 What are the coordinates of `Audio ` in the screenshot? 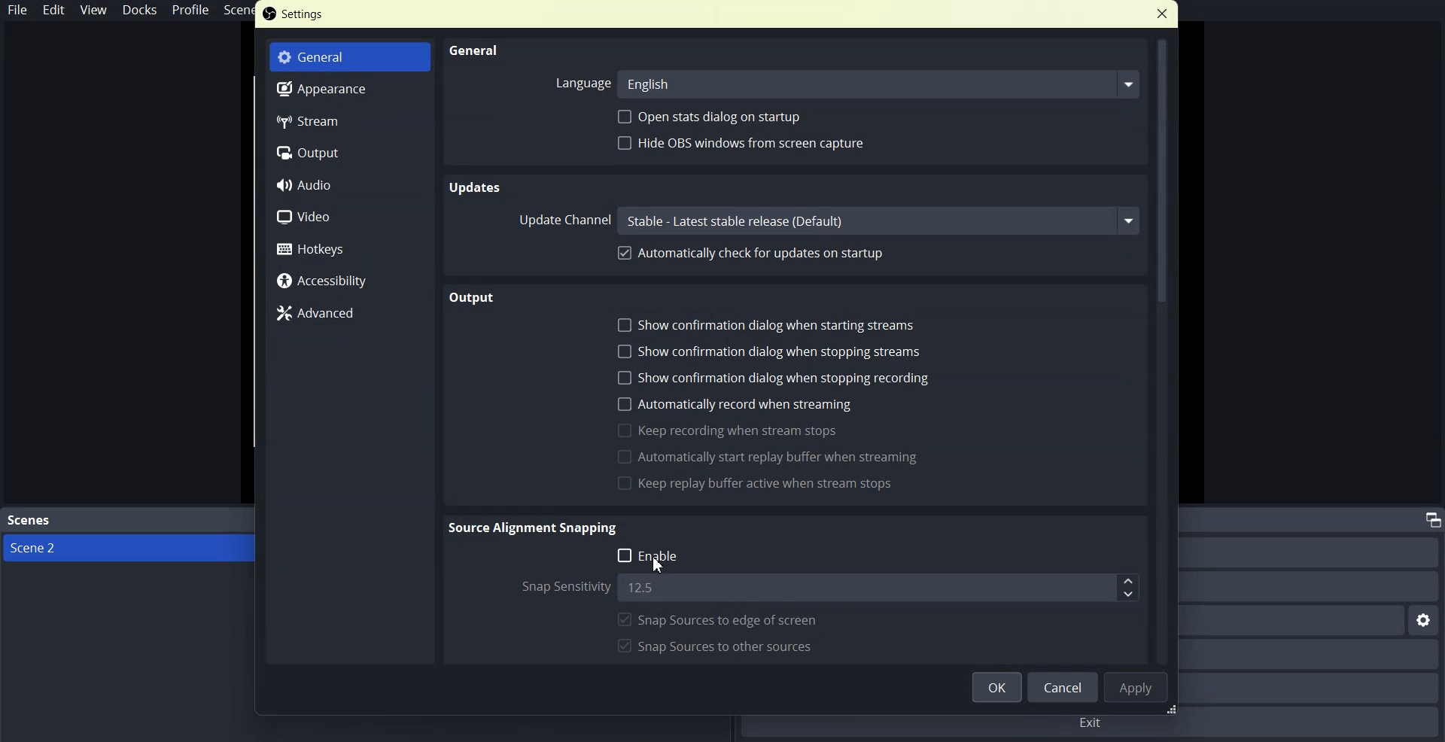 It's located at (350, 183).